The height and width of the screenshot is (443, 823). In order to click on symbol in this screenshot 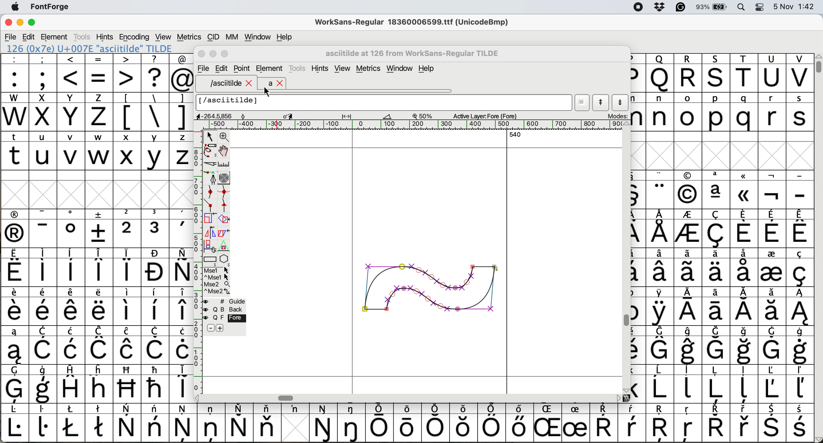, I will do `click(71, 228)`.